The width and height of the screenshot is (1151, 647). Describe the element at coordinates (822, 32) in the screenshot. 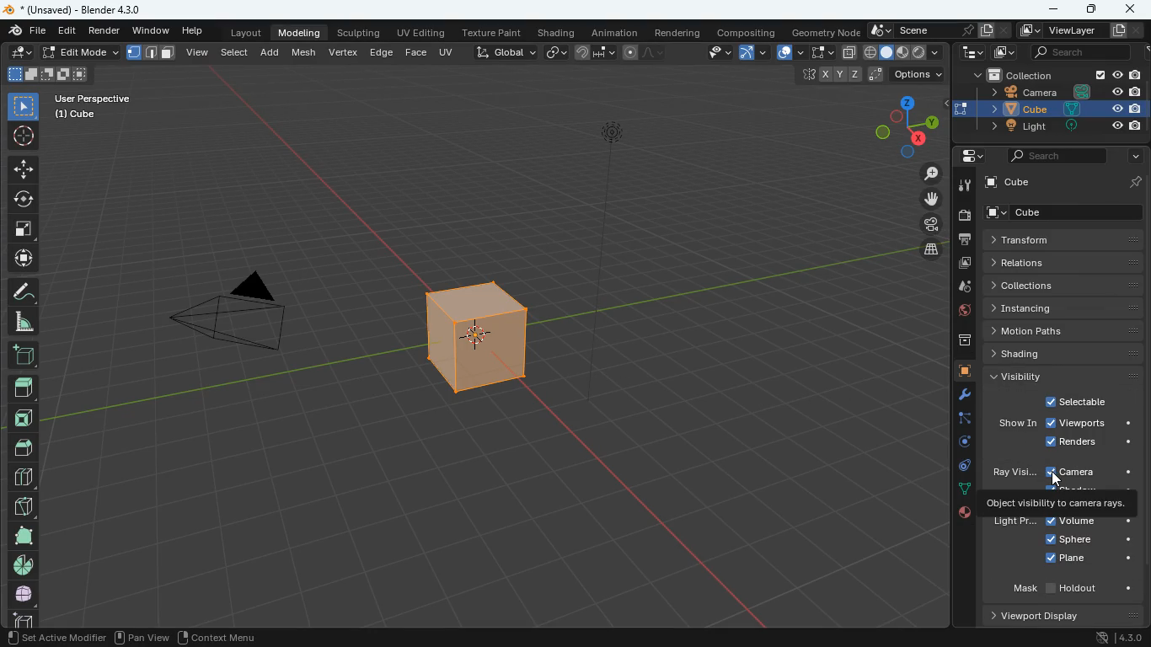

I see `geometry node` at that location.